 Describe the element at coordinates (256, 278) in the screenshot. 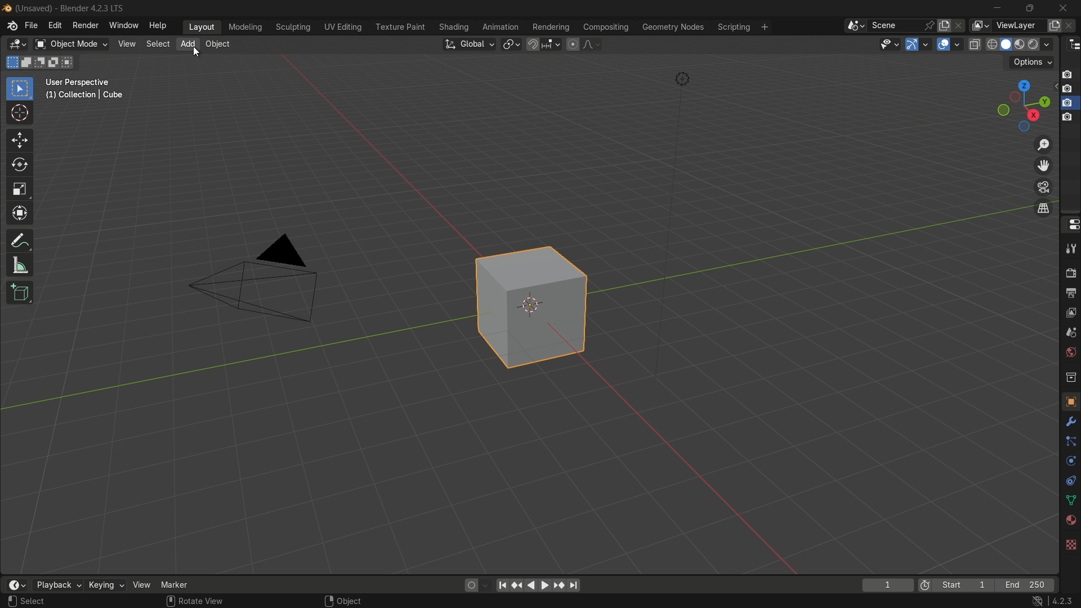

I see `camera` at that location.